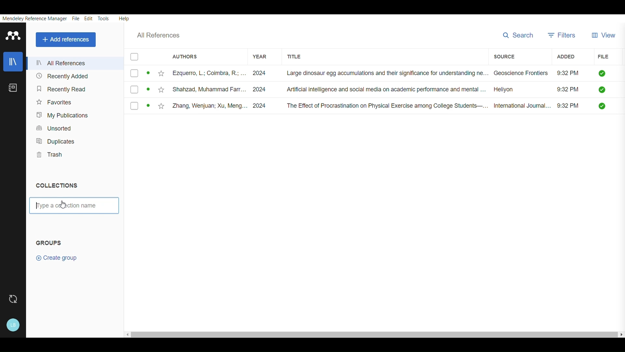 The image size is (625, 352). What do you see at coordinates (61, 76) in the screenshot?
I see `Recently Added` at bounding box center [61, 76].